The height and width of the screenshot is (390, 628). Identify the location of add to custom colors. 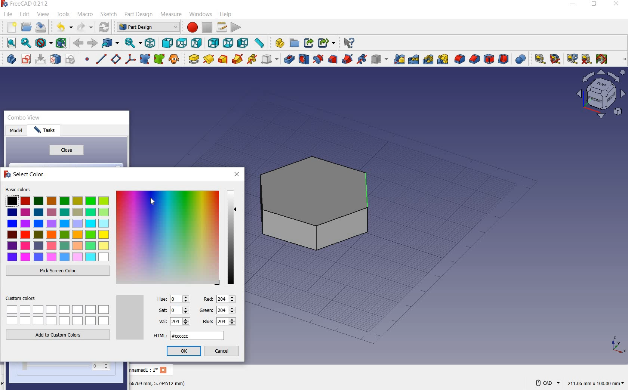
(58, 336).